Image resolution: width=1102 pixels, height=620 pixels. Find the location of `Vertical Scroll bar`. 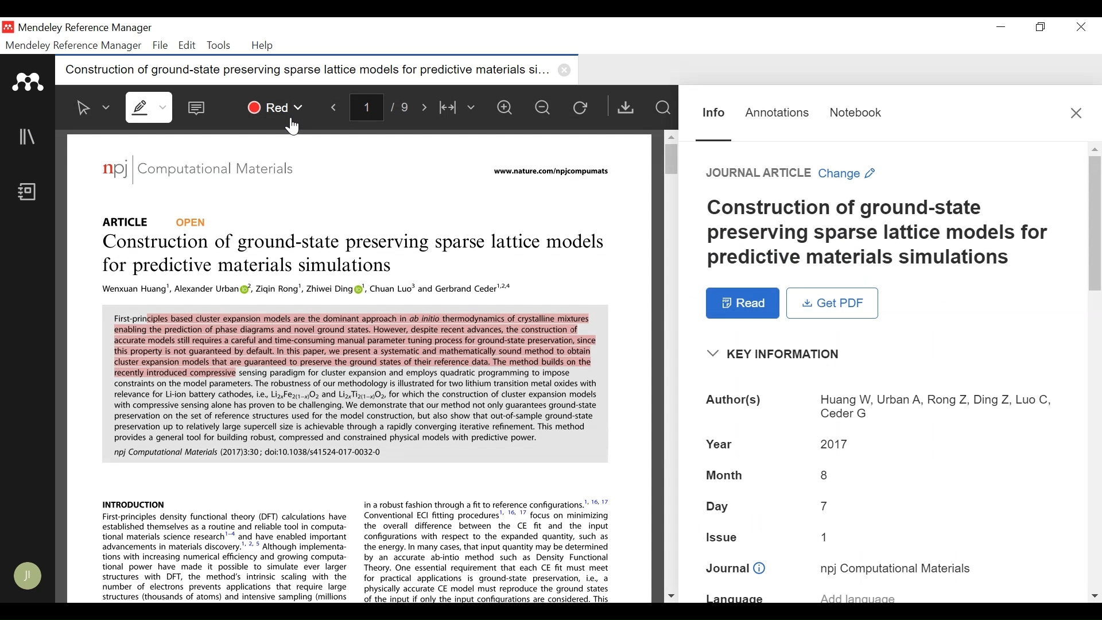

Vertical Scroll bar is located at coordinates (670, 157).